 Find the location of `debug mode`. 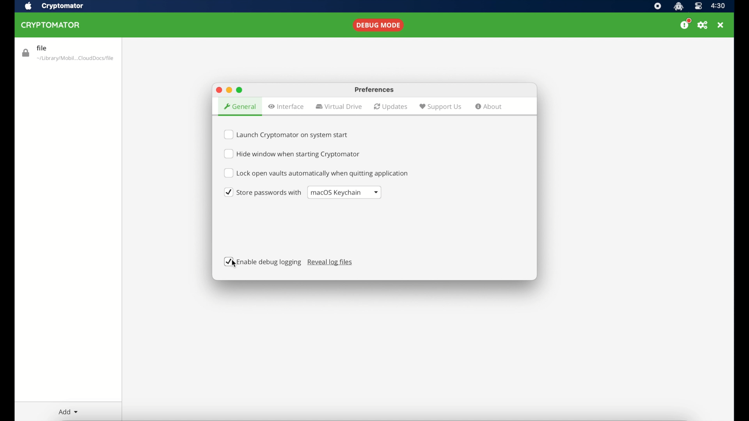

debug mode is located at coordinates (379, 25).